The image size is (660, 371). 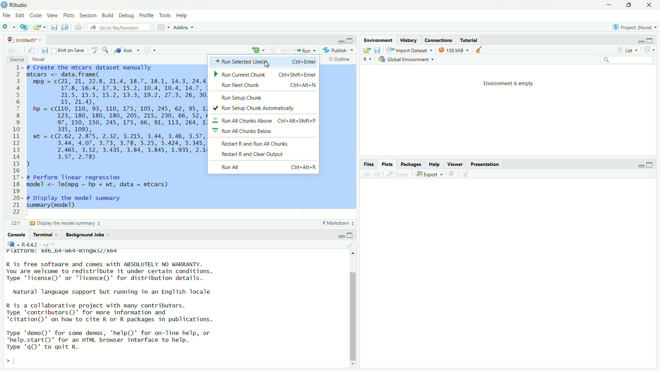 What do you see at coordinates (439, 41) in the screenshot?
I see `Connections` at bounding box center [439, 41].